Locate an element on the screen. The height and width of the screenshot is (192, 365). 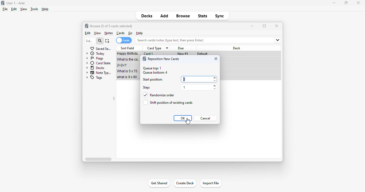
browse is located at coordinates (183, 16).